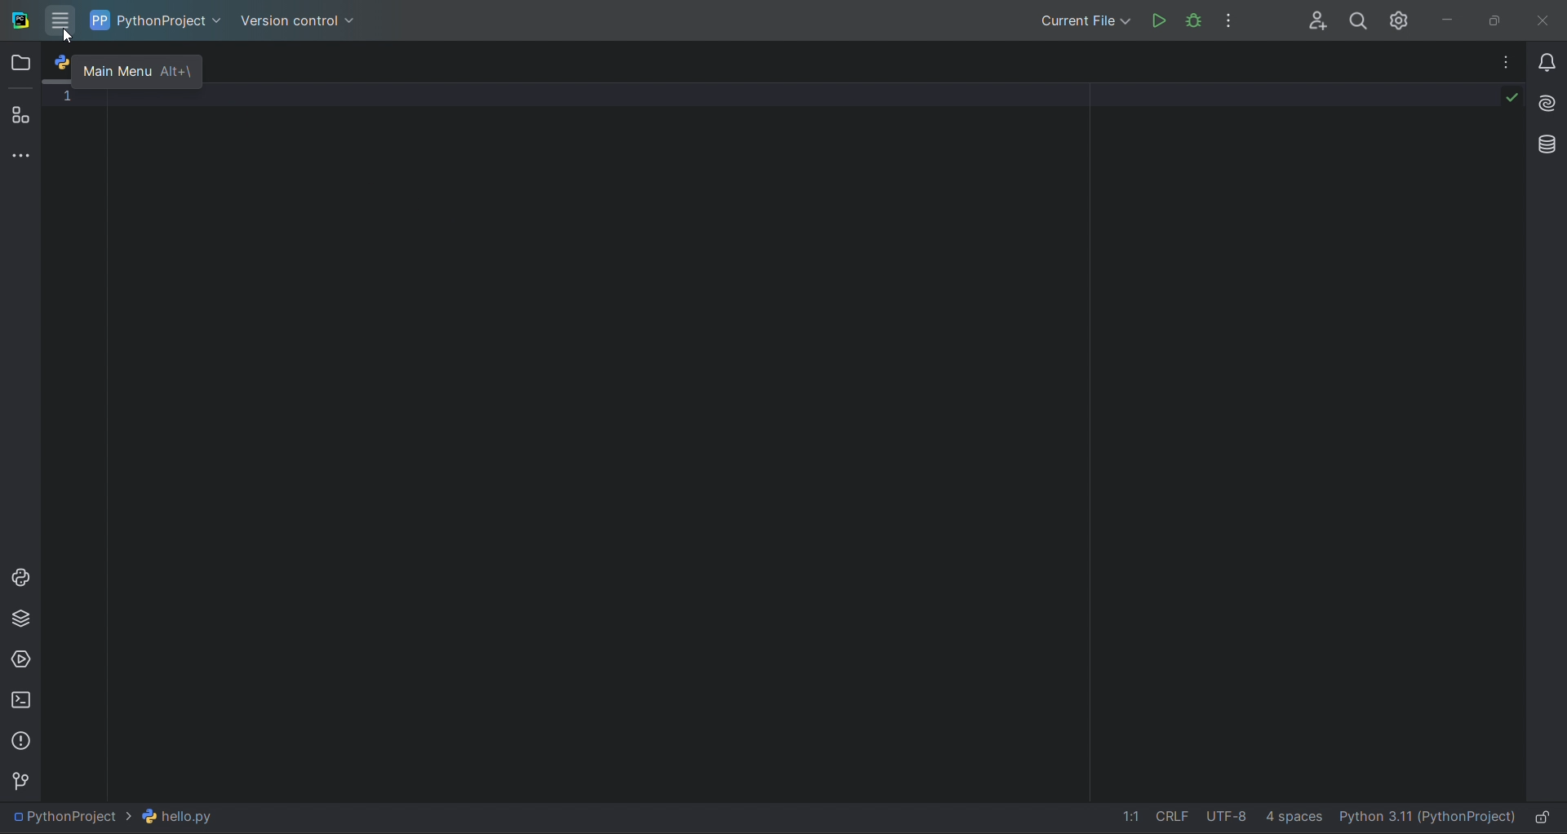 The width and height of the screenshot is (1567, 834). What do you see at coordinates (1312, 20) in the screenshot?
I see `add user` at bounding box center [1312, 20].